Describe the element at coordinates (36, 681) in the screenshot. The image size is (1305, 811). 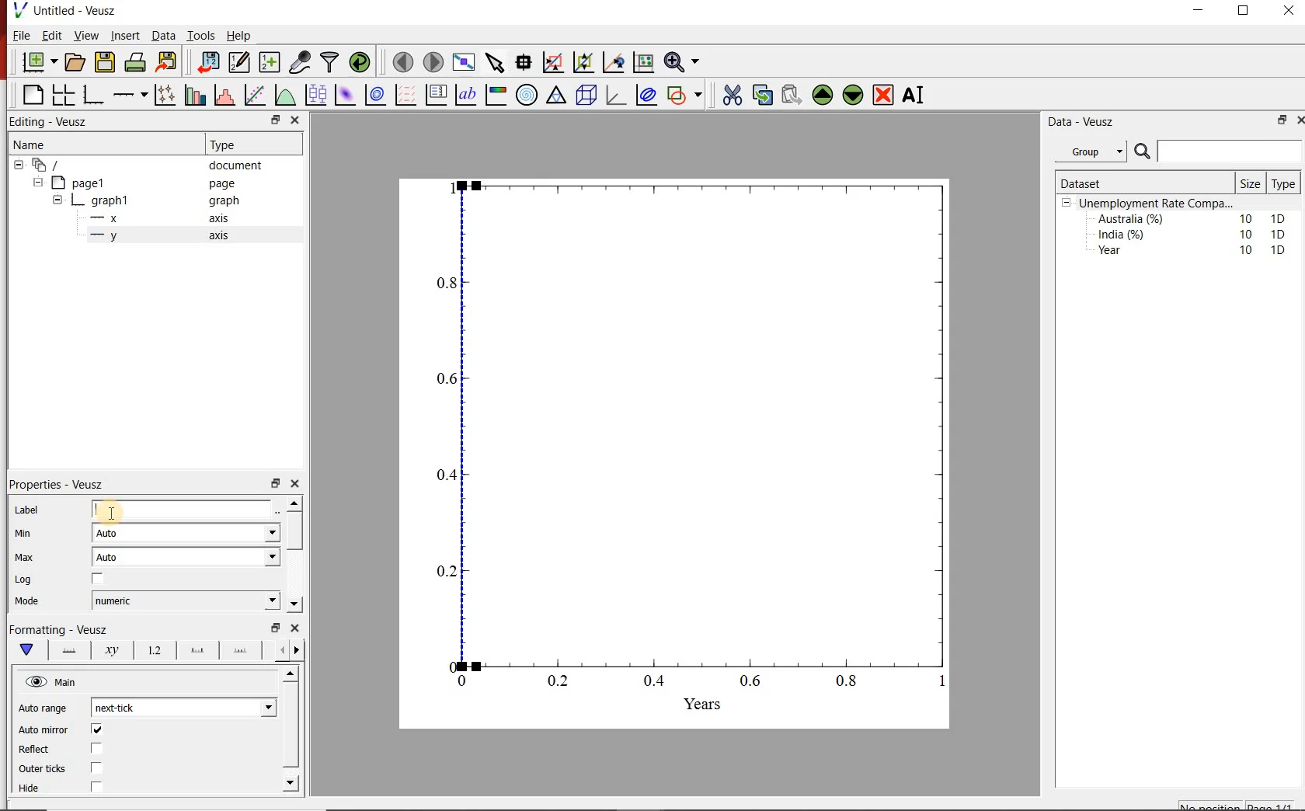
I see `hide/unhide` at that location.